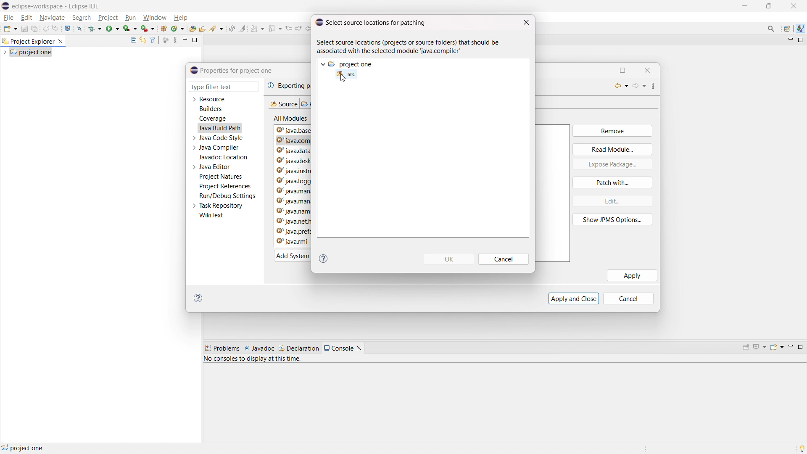  What do you see at coordinates (193, 28) in the screenshot?
I see `open type` at bounding box center [193, 28].